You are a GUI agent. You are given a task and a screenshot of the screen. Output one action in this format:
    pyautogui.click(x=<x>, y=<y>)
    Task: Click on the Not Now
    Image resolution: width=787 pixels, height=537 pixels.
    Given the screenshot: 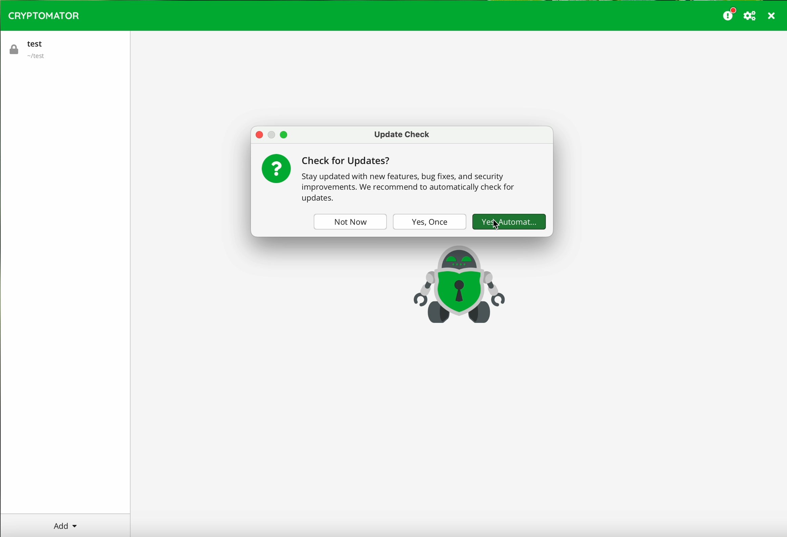 What is the action you would take?
    pyautogui.click(x=348, y=221)
    